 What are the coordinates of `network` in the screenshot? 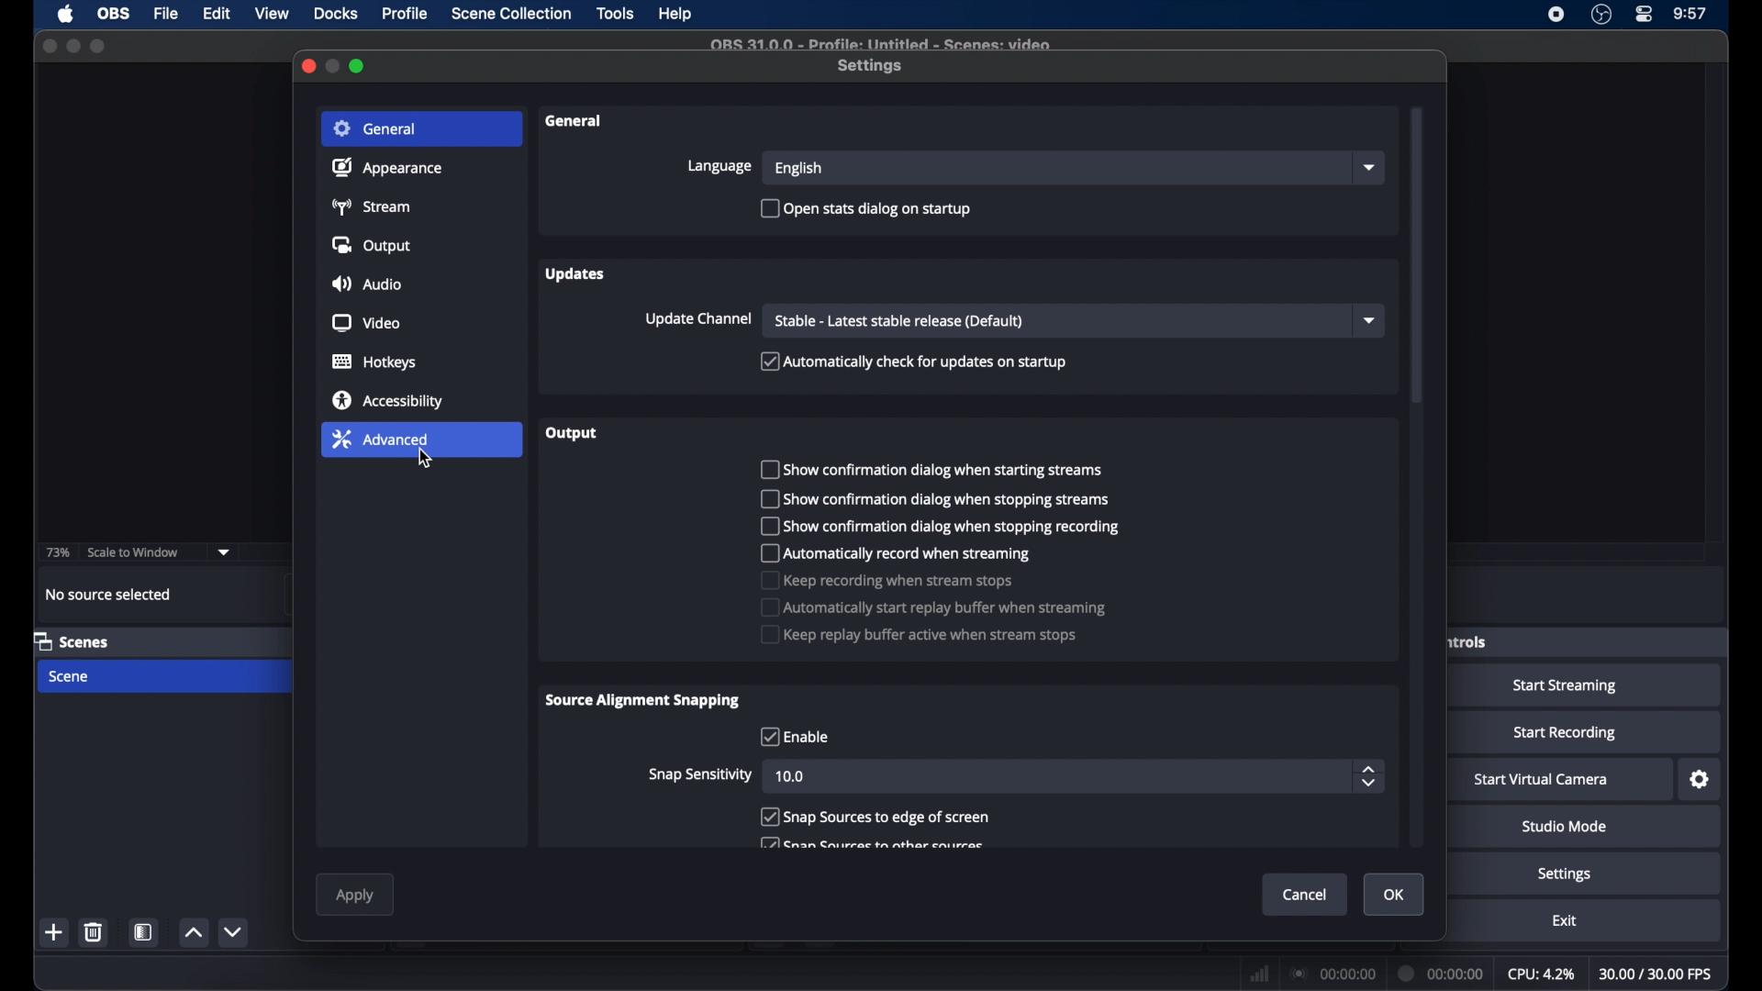 It's located at (1260, 973).